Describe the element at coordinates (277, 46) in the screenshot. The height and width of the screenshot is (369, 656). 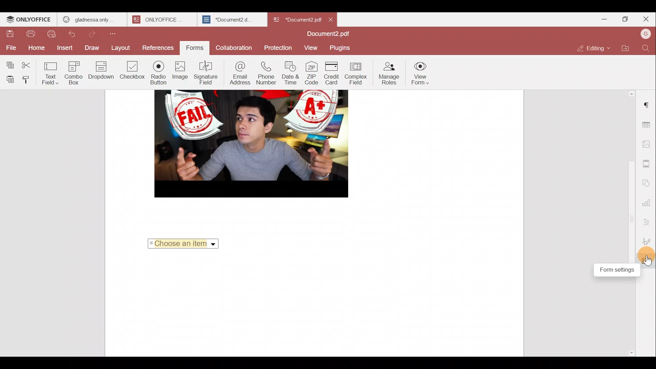
I see `Protection` at that location.